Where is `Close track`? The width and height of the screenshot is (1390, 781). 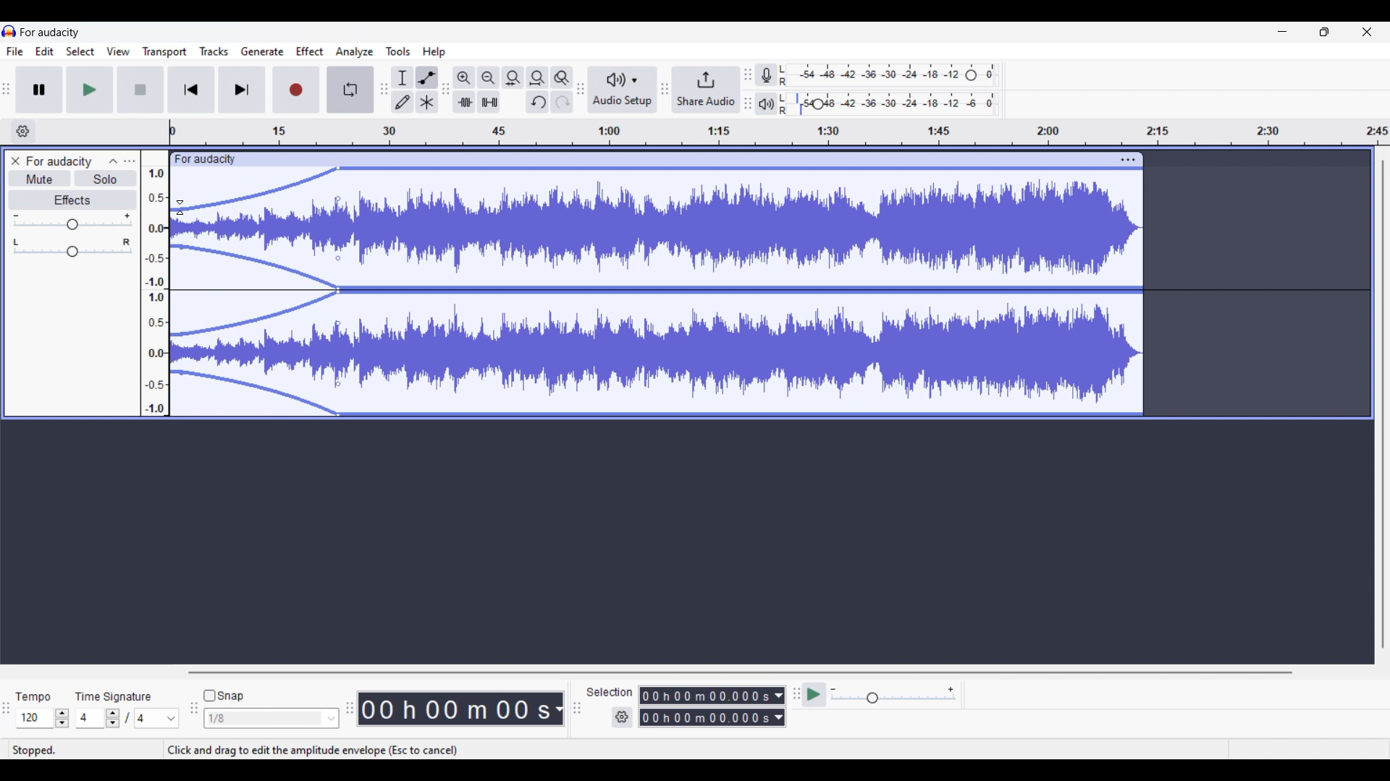
Close track is located at coordinates (16, 161).